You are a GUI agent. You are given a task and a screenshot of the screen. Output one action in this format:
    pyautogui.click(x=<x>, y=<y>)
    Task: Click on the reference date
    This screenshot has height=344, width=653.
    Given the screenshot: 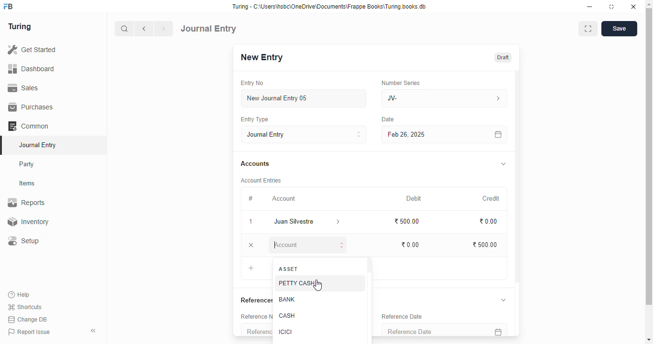 What is the action you would take?
    pyautogui.click(x=401, y=316)
    